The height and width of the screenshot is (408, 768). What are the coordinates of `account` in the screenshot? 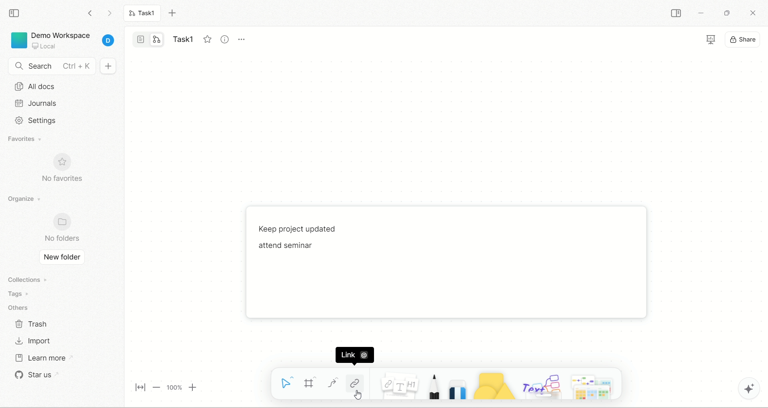 It's located at (108, 41).